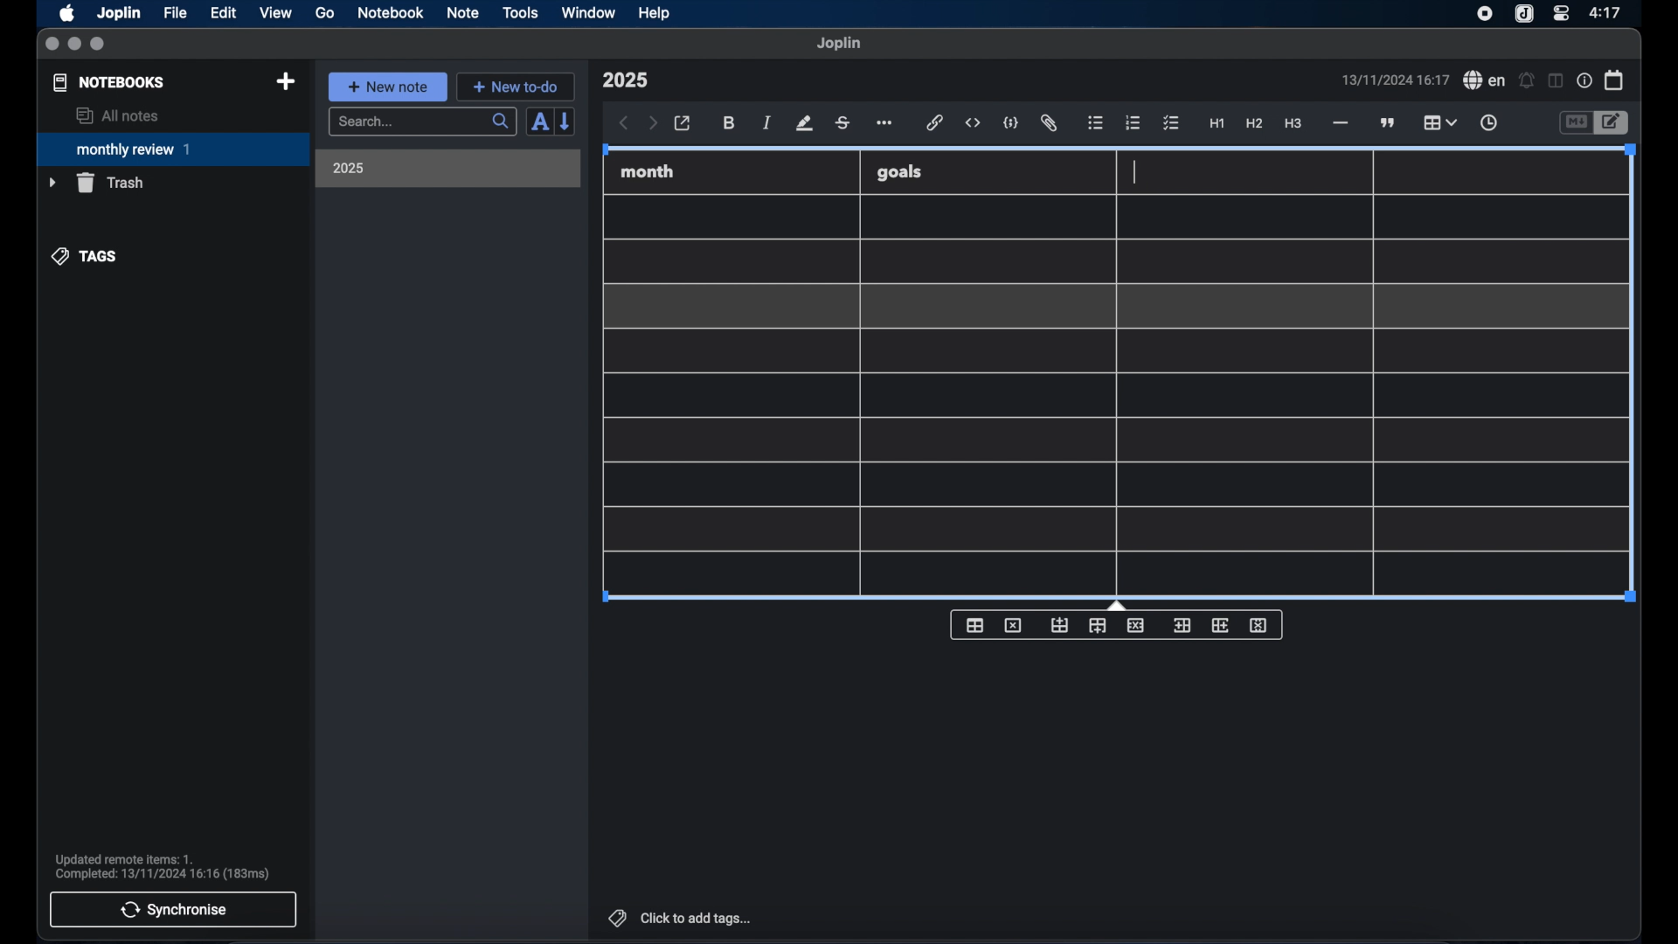 The width and height of the screenshot is (1678, 944). Describe the element at coordinates (387, 87) in the screenshot. I see `new note` at that location.